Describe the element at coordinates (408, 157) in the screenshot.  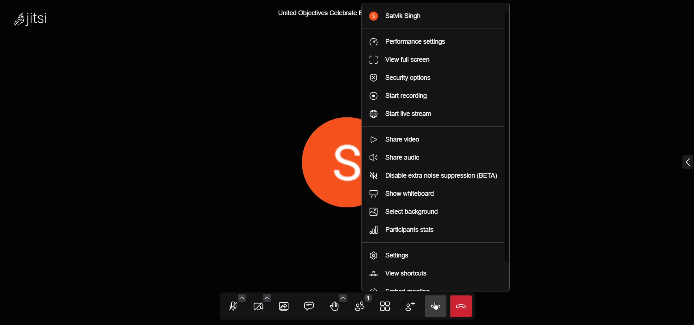
I see `share audio` at that location.